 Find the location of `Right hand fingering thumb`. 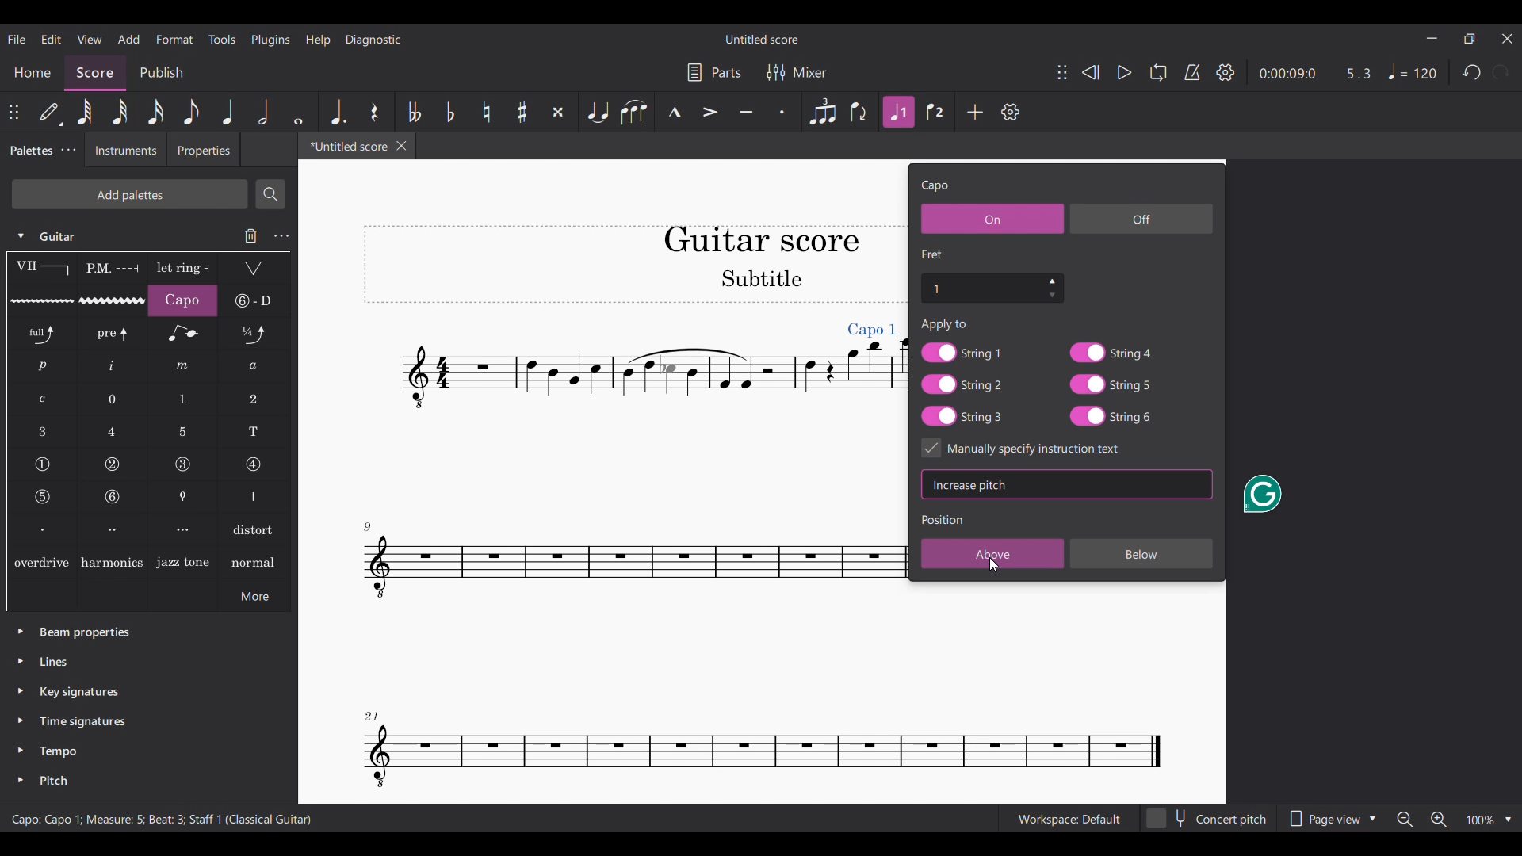

Right hand fingering thumb is located at coordinates (254, 497).